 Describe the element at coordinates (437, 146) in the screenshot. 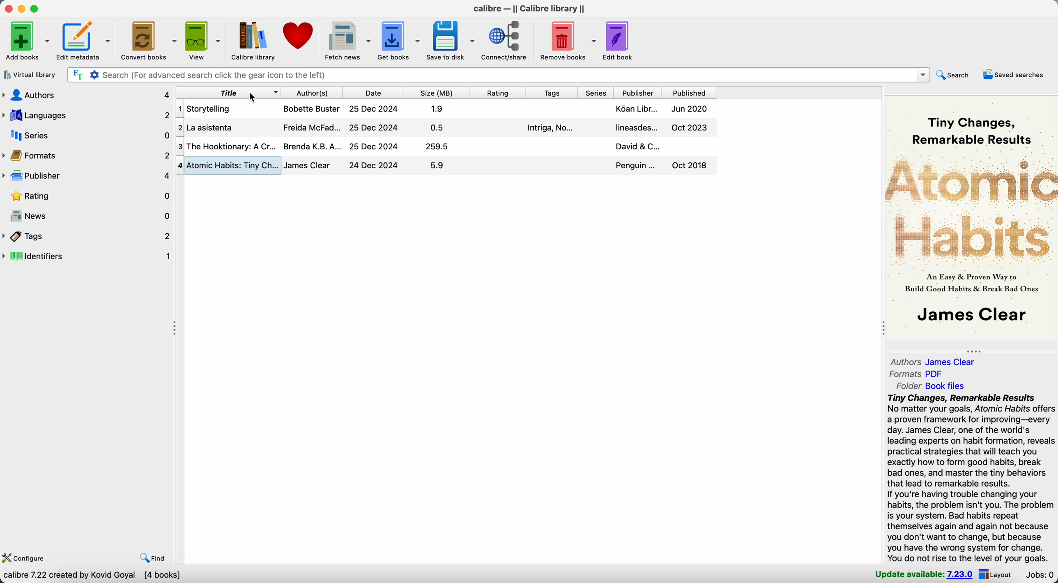

I see `259.5` at that location.